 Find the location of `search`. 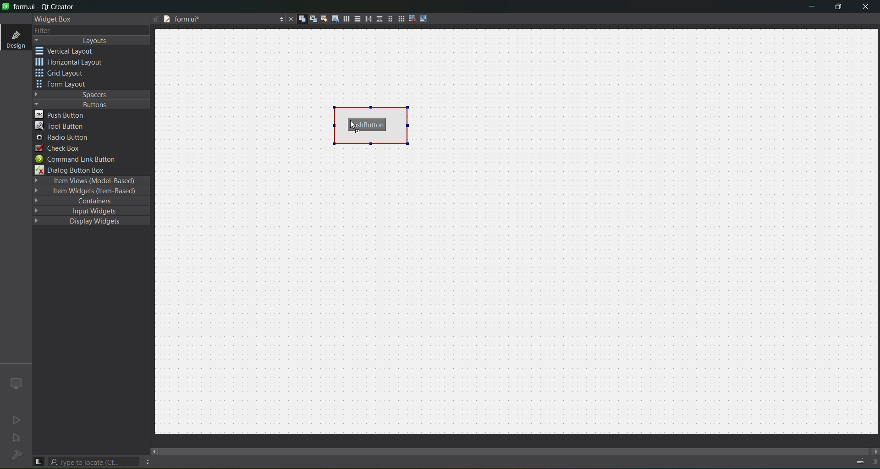

search is located at coordinates (94, 462).